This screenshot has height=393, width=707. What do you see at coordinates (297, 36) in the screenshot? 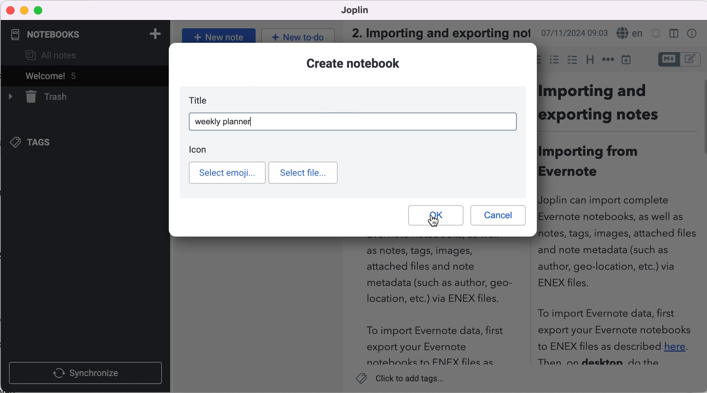
I see `New to do` at bounding box center [297, 36].